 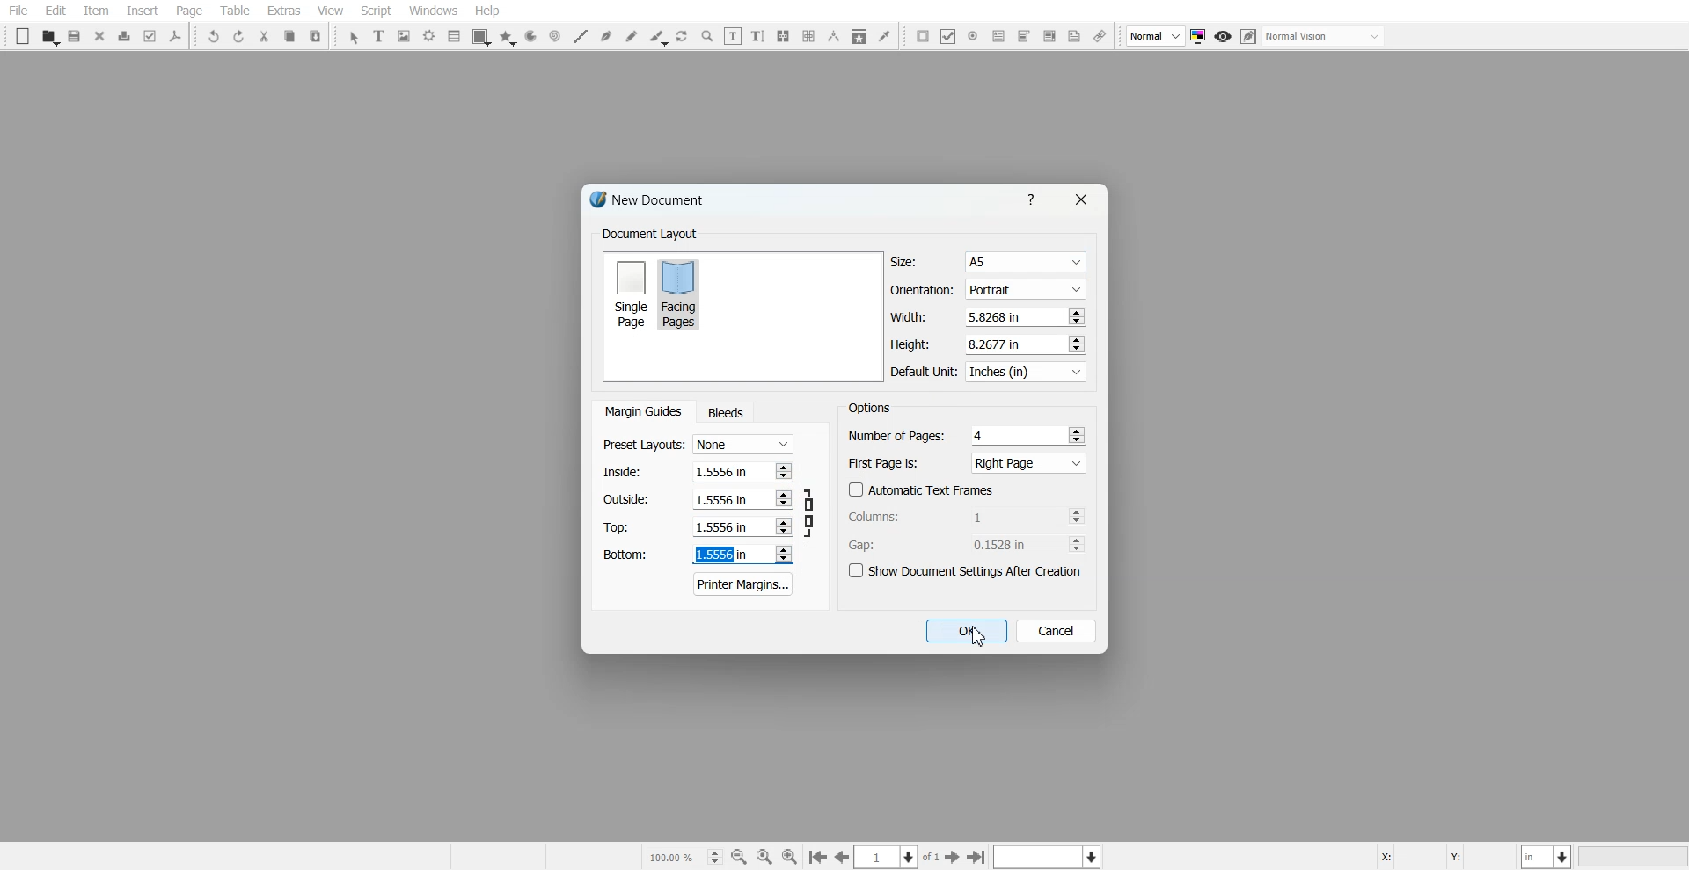 I want to click on Select current zoom, so click(x=684, y=856).